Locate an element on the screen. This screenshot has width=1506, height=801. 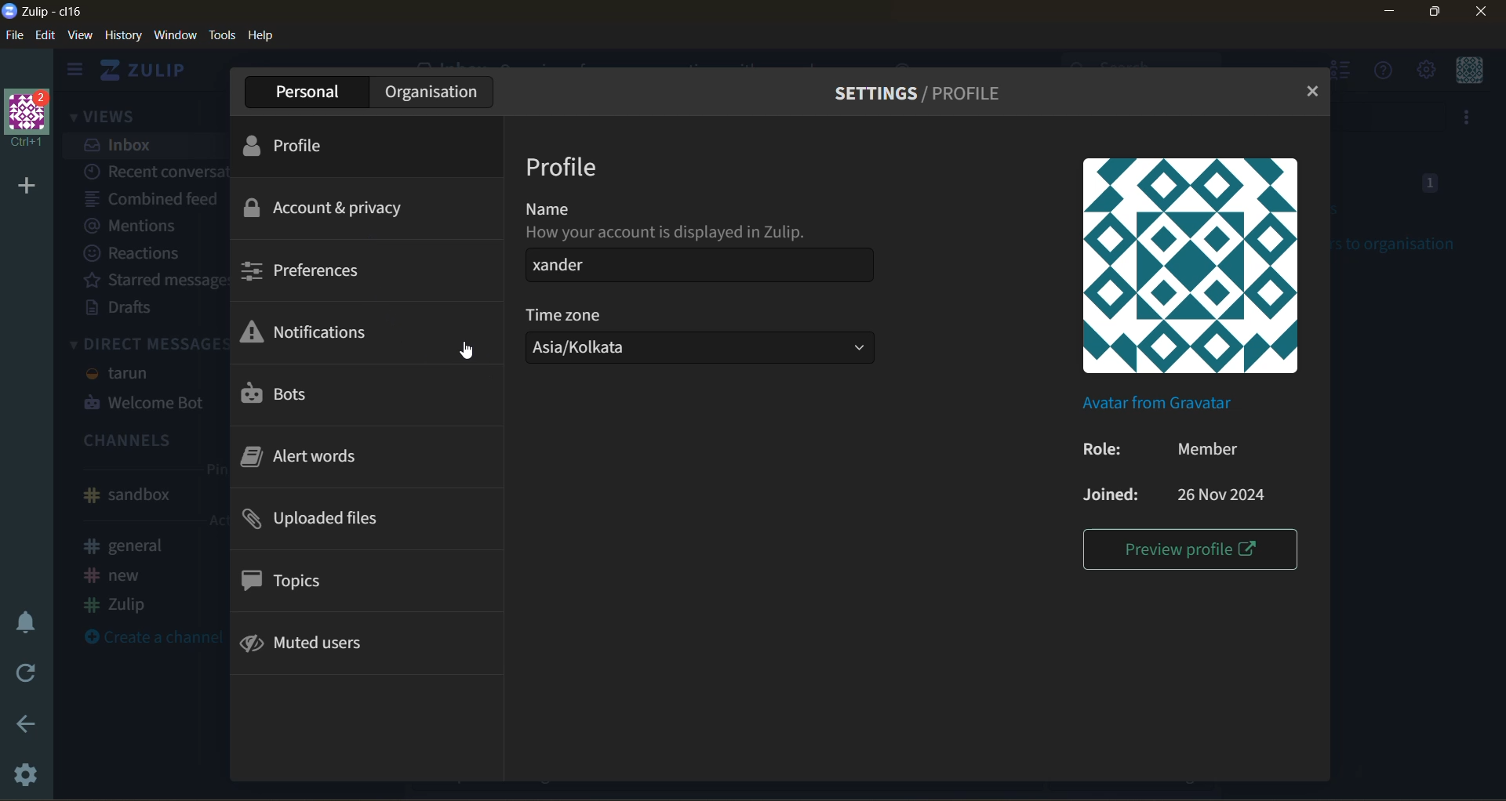
enable do not disturb is located at coordinates (27, 618).